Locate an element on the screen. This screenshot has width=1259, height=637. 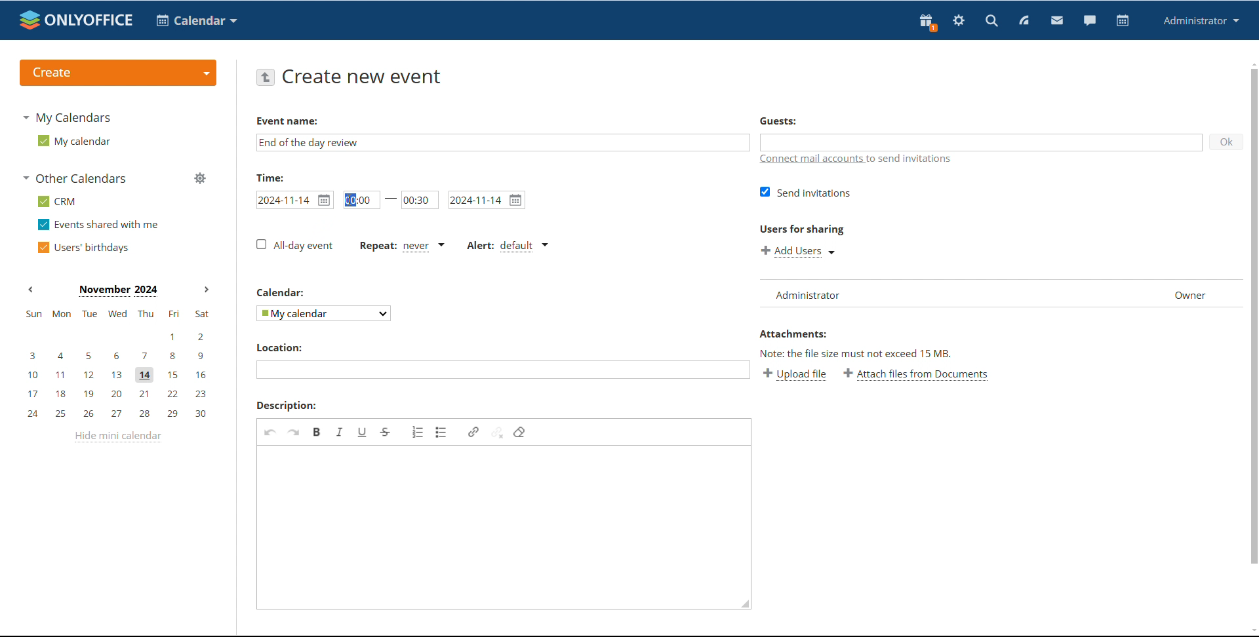
link is located at coordinates (473, 432).